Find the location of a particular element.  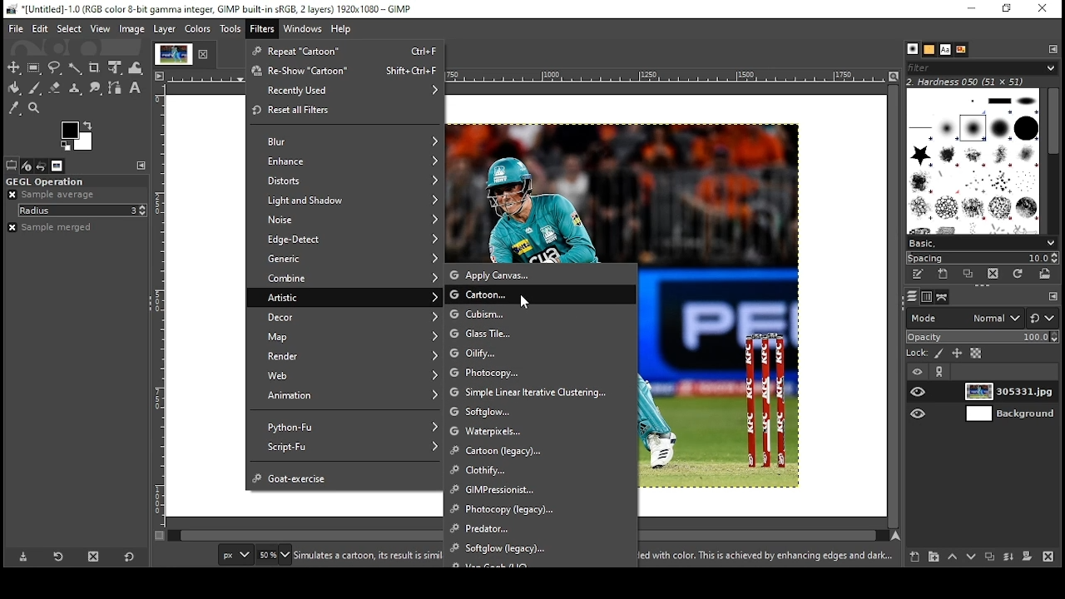

free selection tool is located at coordinates (56, 67).